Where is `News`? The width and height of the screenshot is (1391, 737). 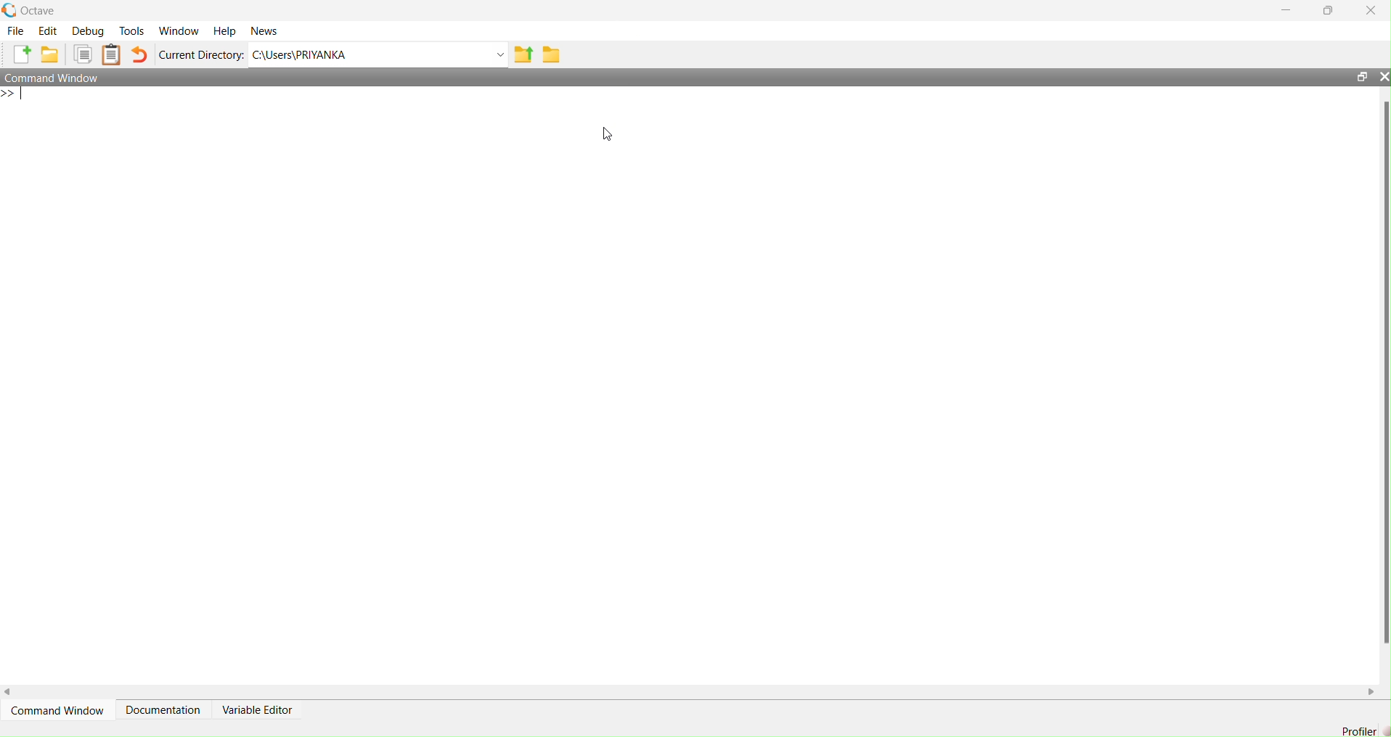 News is located at coordinates (264, 31).